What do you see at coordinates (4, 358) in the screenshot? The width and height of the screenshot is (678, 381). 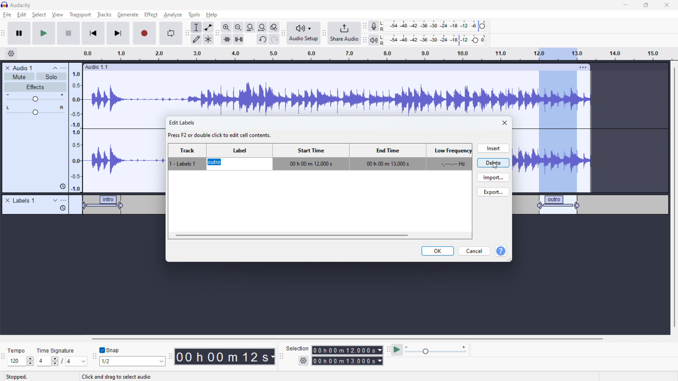 I see `time signature toolbar` at bounding box center [4, 358].